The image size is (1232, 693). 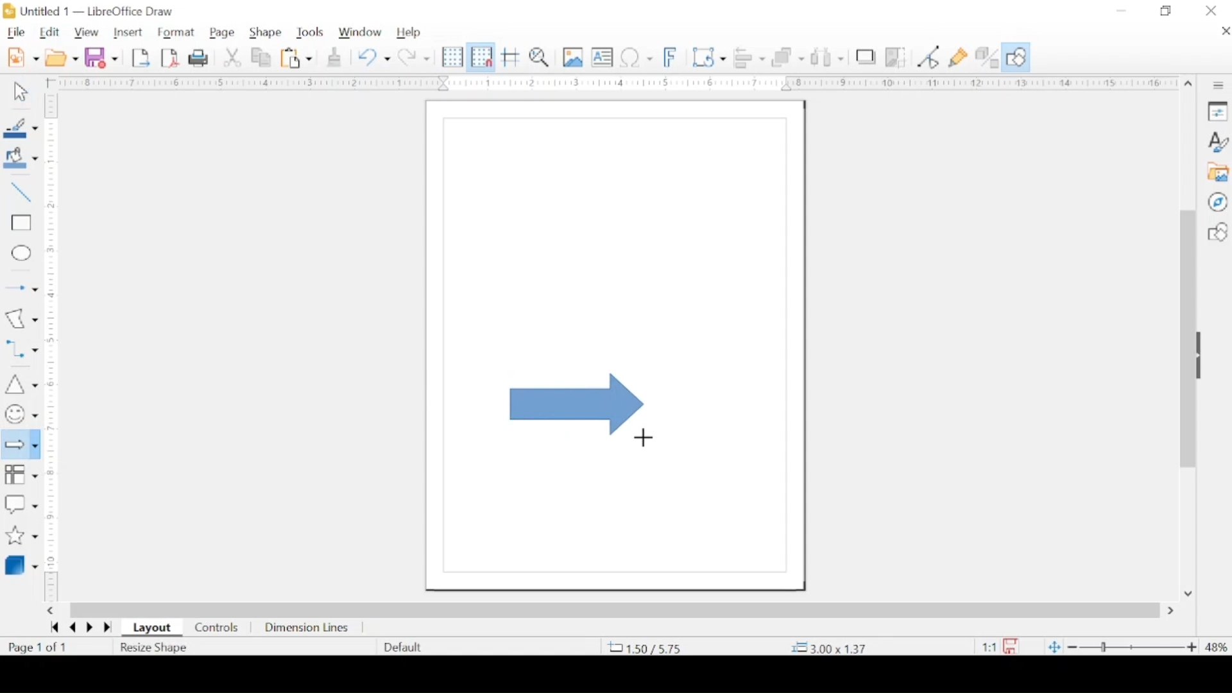 I want to click on help, so click(x=409, y=33).